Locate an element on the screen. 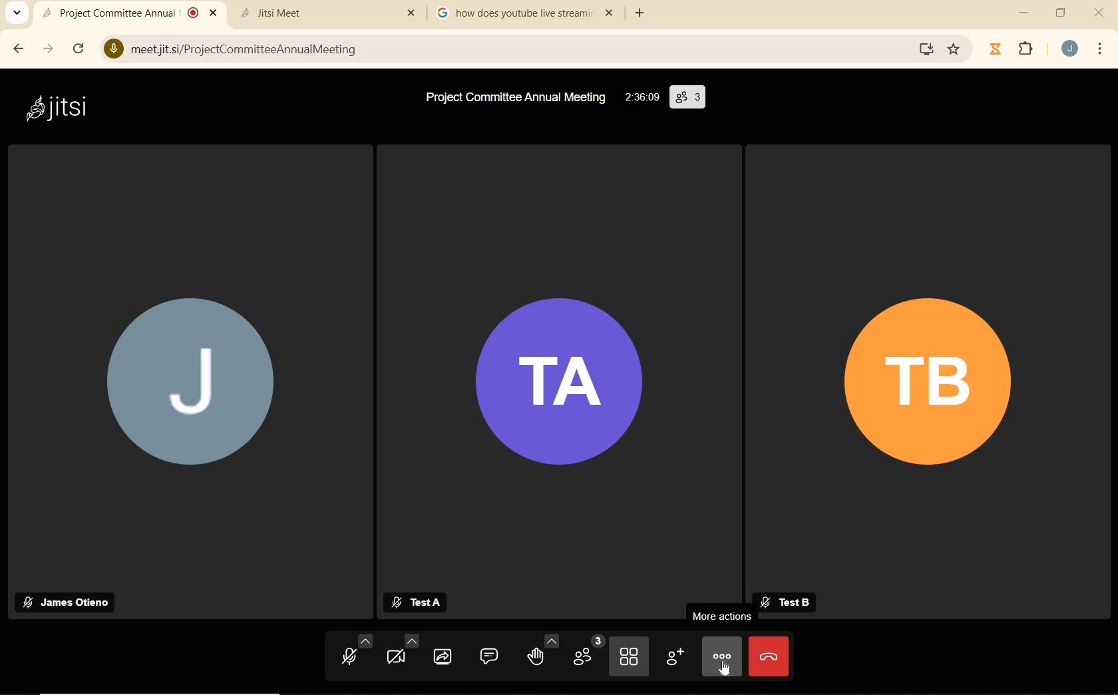 This screenshot has height=695, width=1118. James Otieno is located at coordinates (68, 600).